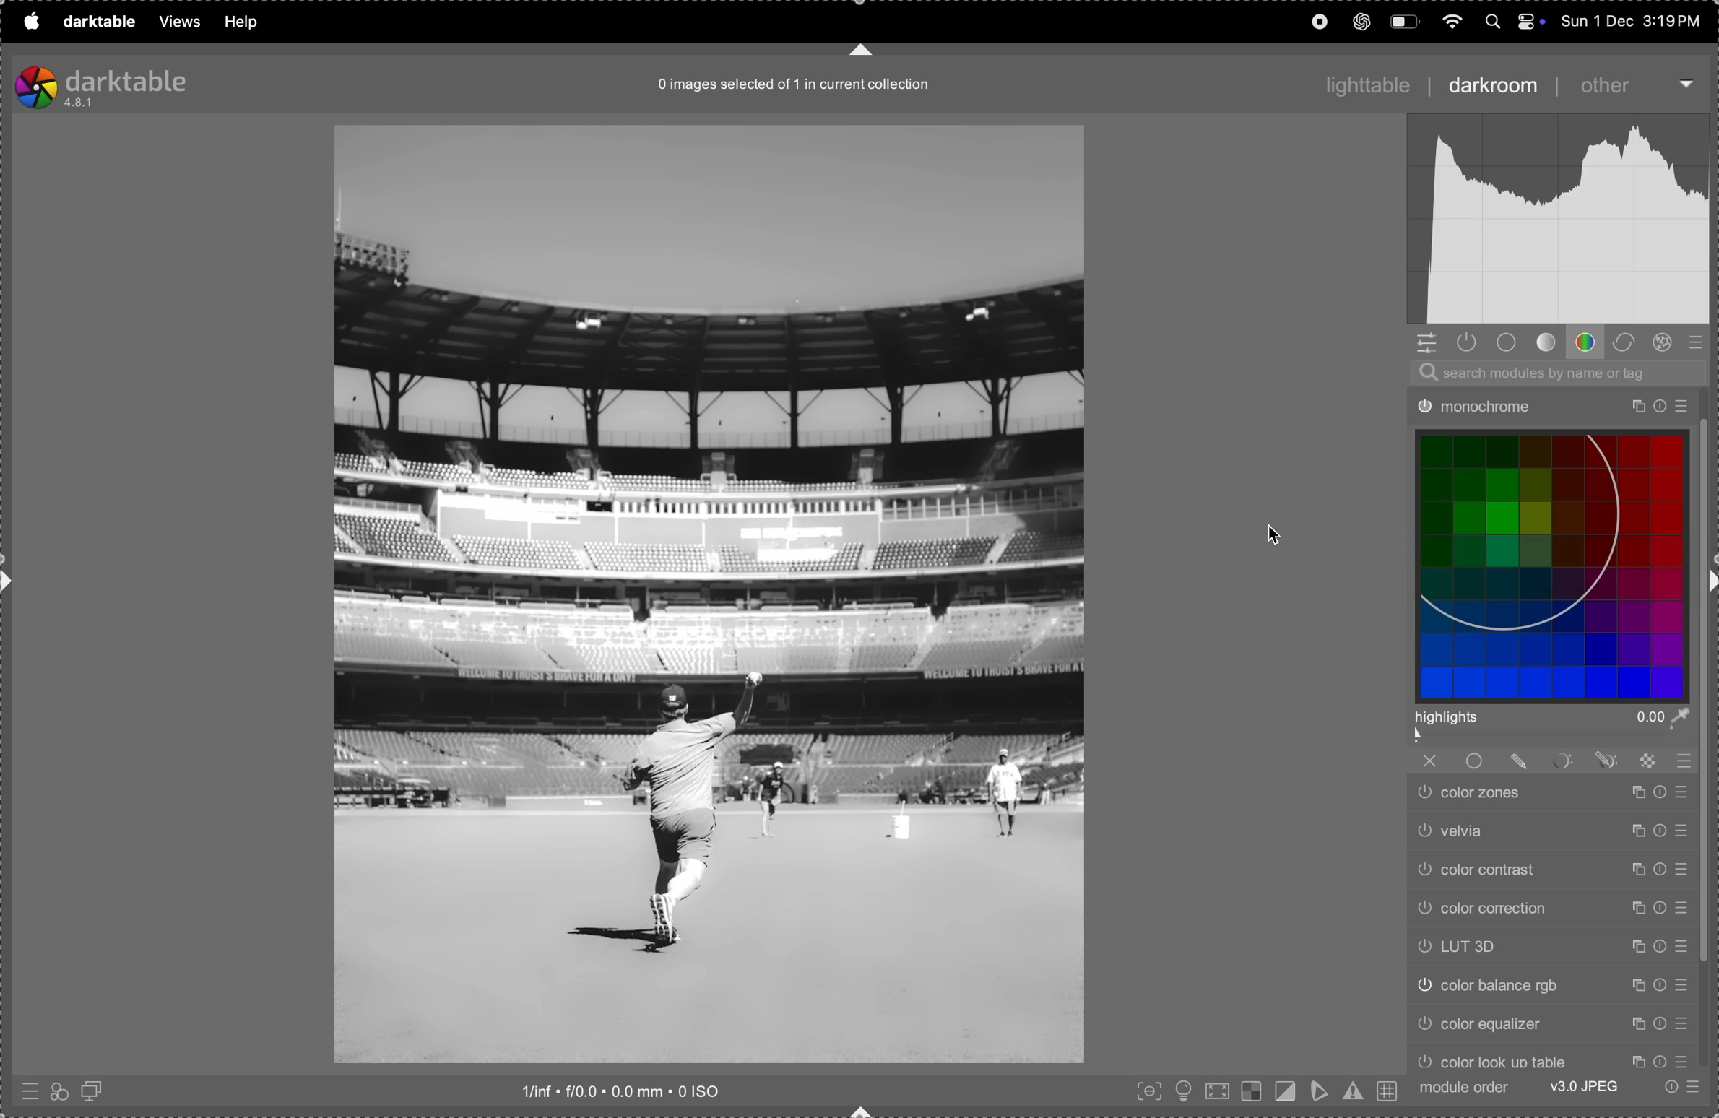 The height and width of the screenshot is (1118, 1719). I want to click on toggle guidelines, so click(1387, 1092).